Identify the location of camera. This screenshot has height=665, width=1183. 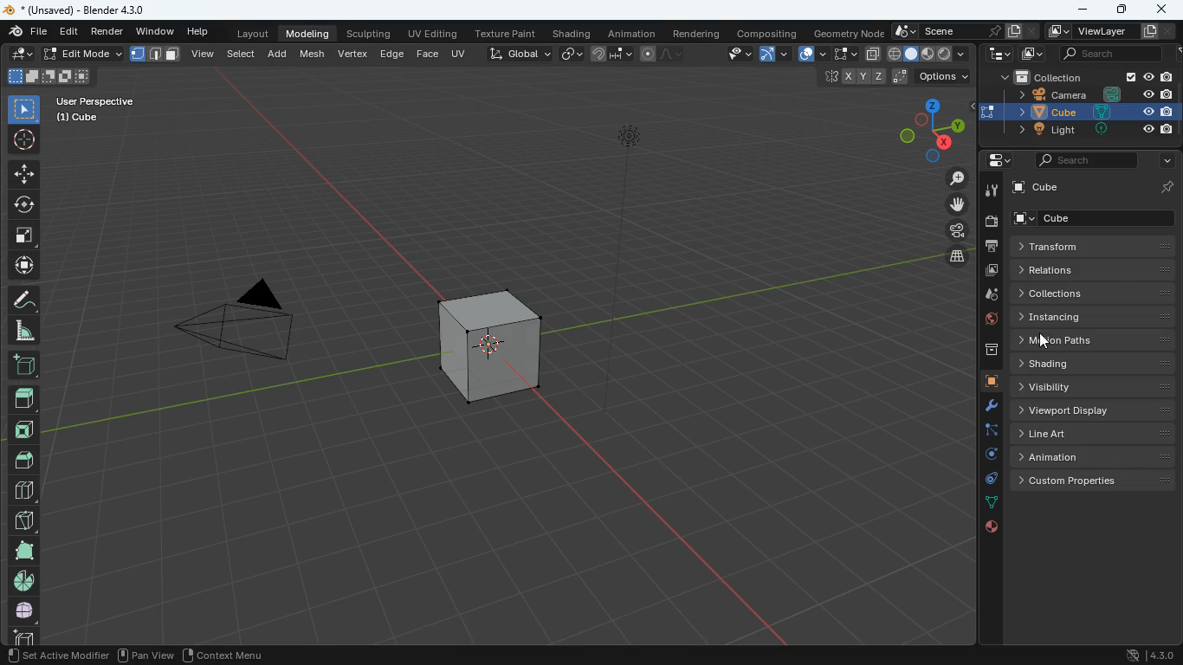
(990, 222).